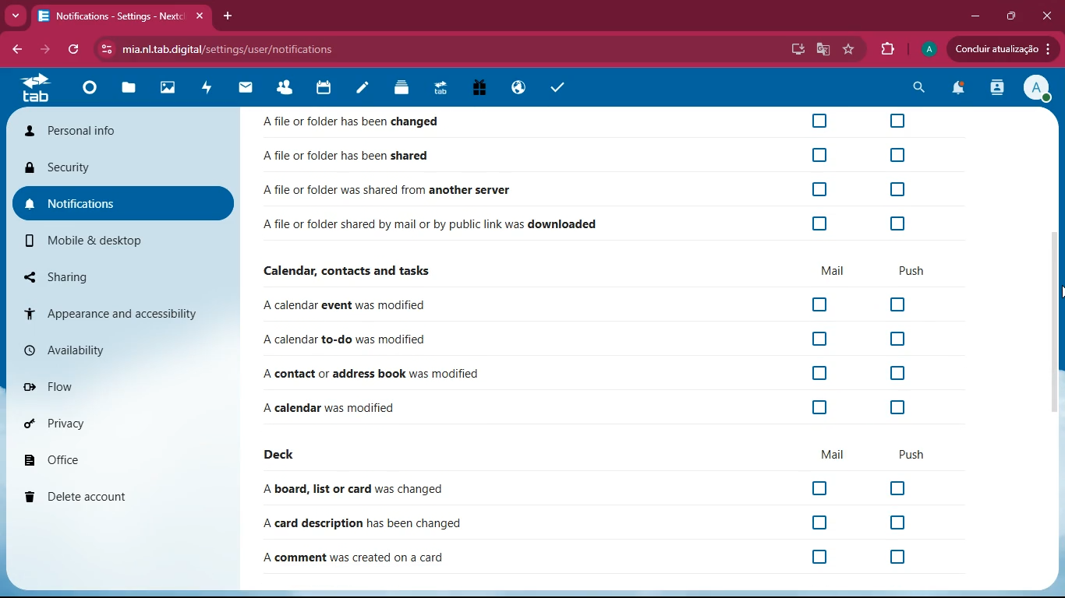 The image size is (1065, 598). What do you see at coordinates (821, 51) in the screenshot?
I see `google translate` at bounding box center [821, 51].